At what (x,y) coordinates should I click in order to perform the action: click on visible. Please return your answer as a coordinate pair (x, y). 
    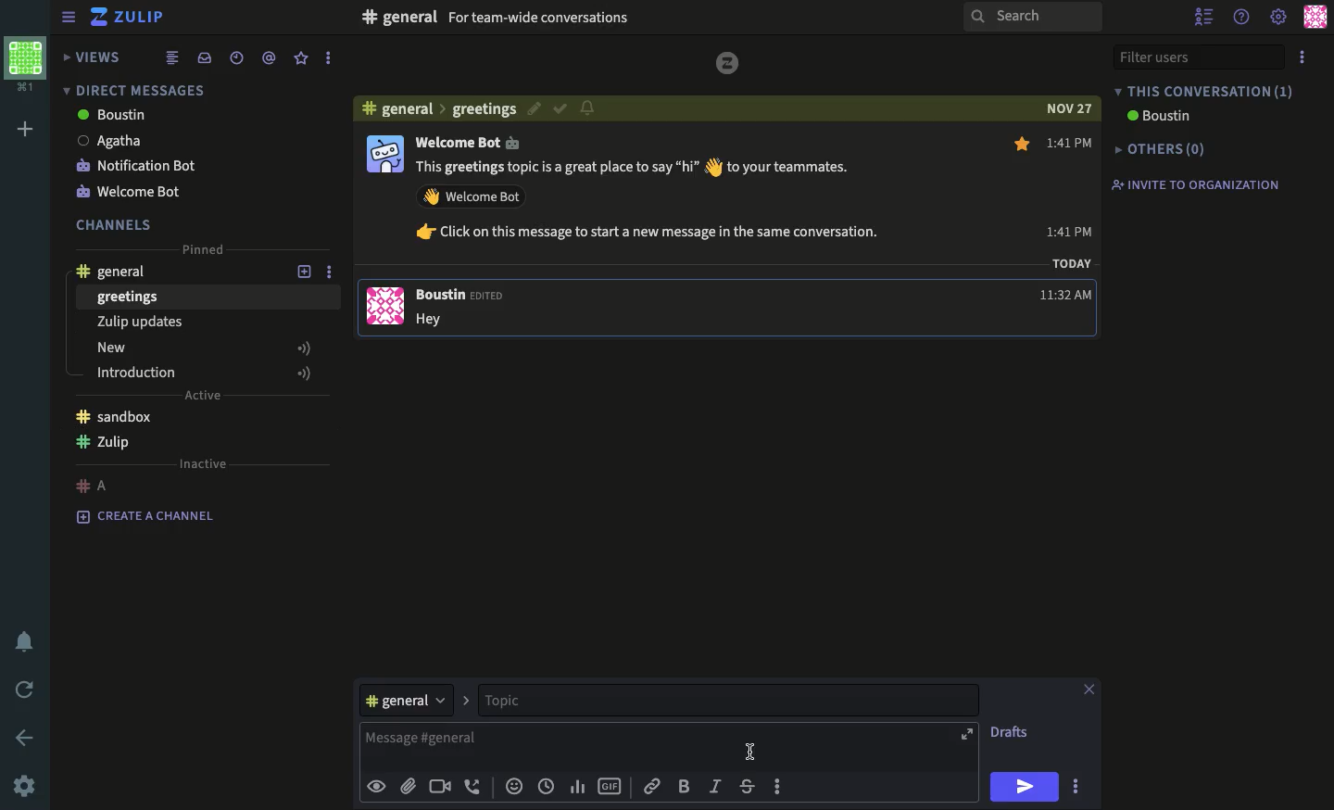
    Looking at the image, I should click on (379, 786).